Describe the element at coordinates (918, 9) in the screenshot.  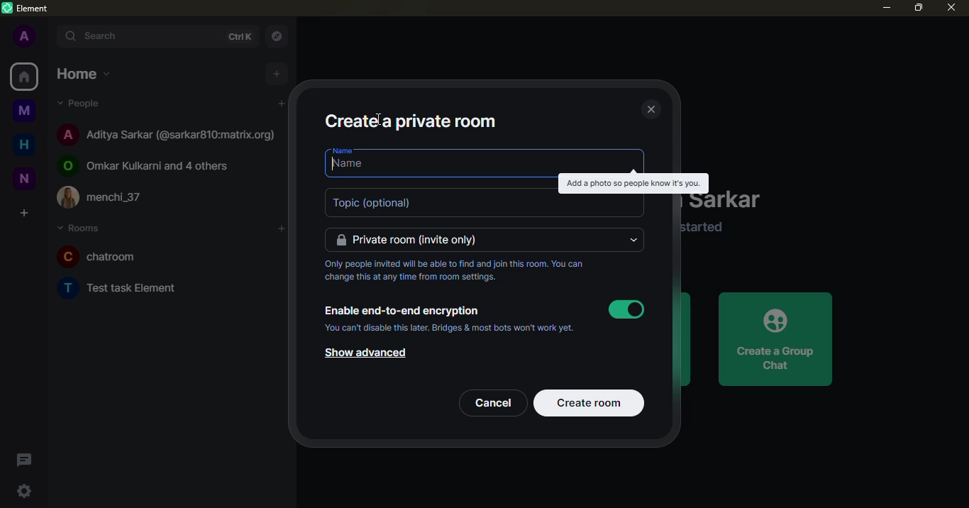
I see `maximize` at that location.